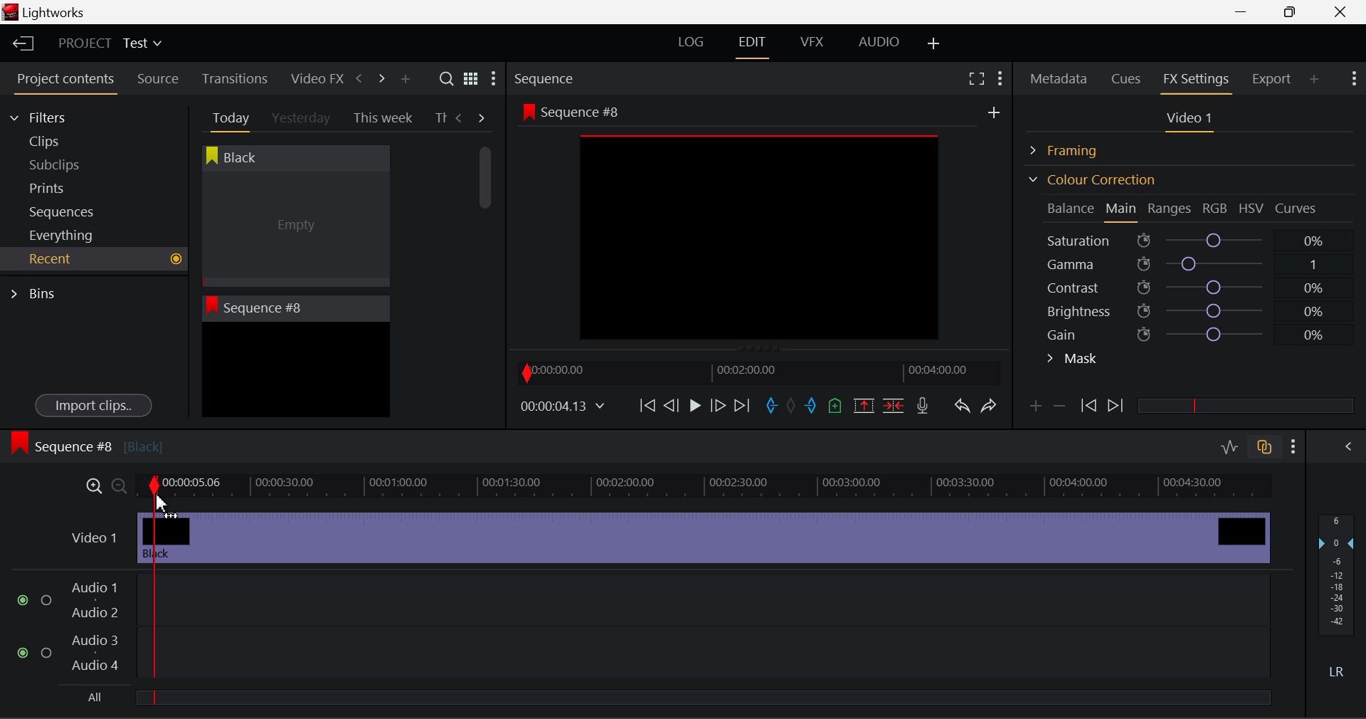 This screenshot has width=1366, height=719. What do you see at coordinates (1204, 332) in the screenshot?
I see `Gain` at bounding box center [1204, 332].